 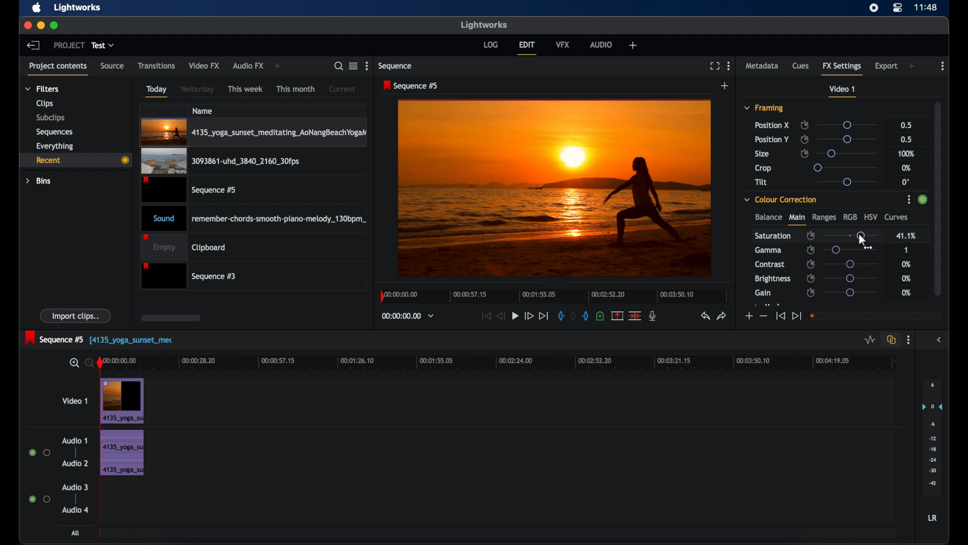 I want to click on apple icon, so click(x=37, y=8).